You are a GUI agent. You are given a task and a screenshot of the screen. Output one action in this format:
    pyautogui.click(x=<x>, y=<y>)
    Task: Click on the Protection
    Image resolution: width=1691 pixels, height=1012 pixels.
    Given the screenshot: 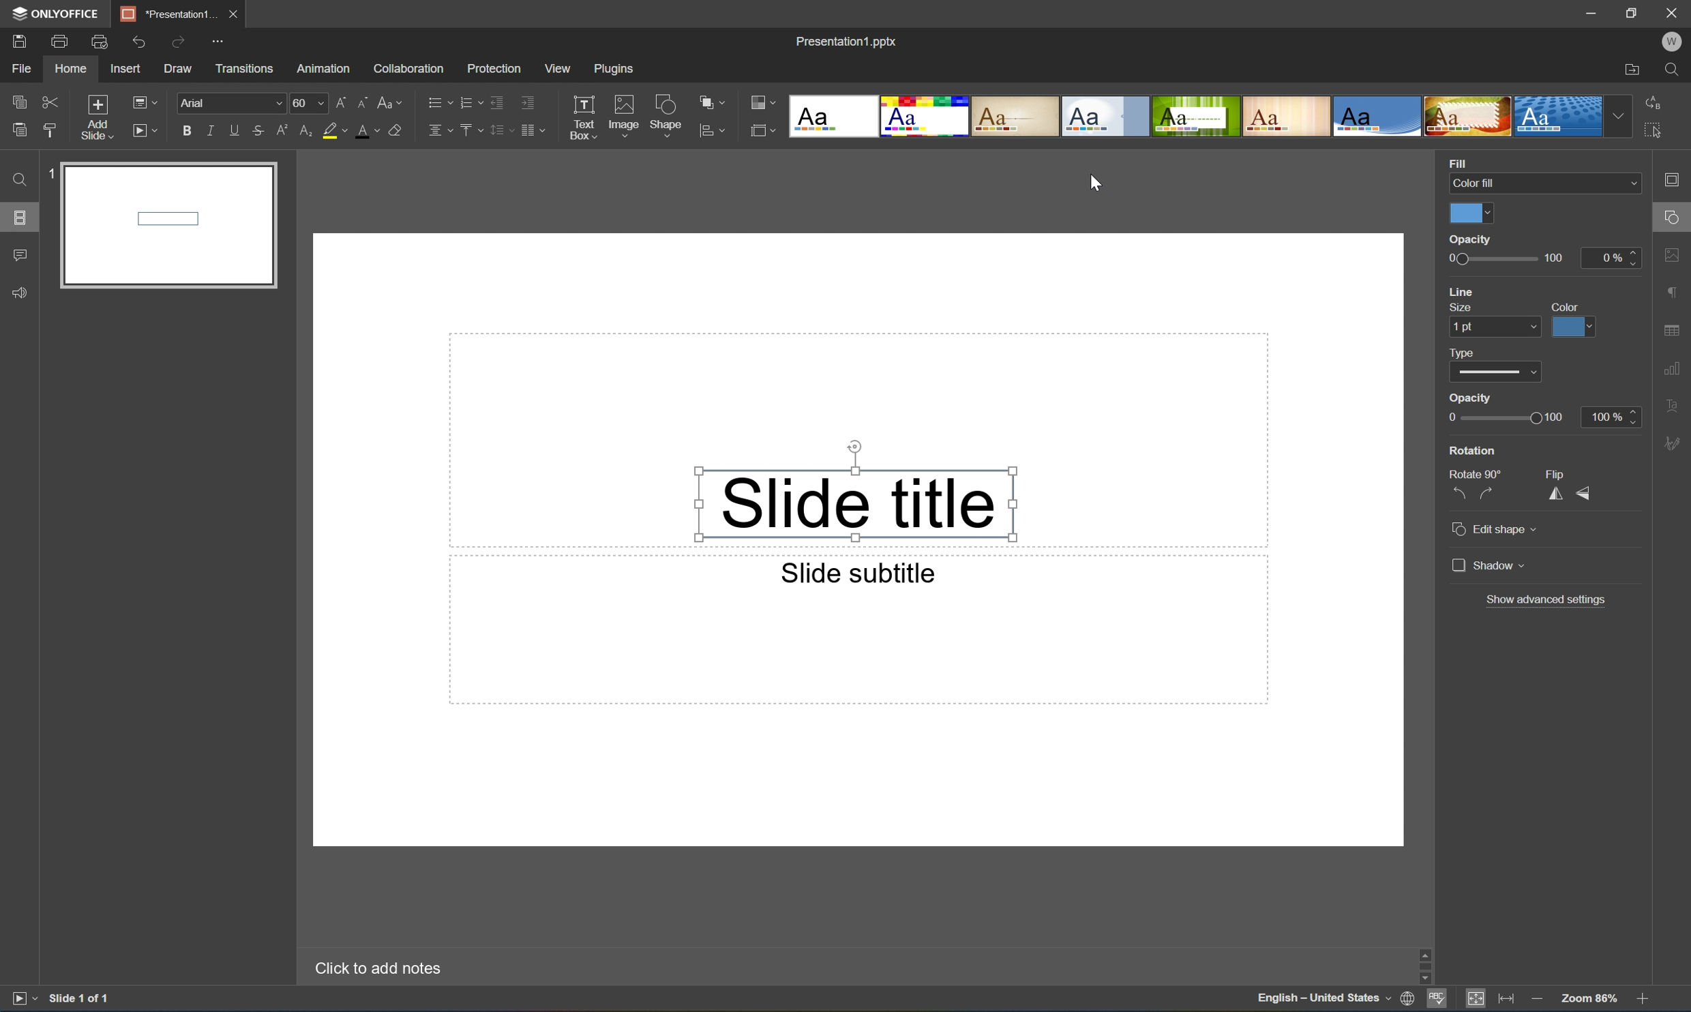 What is the action you would take?
    pyautogui.click(x=492, y=68)
    